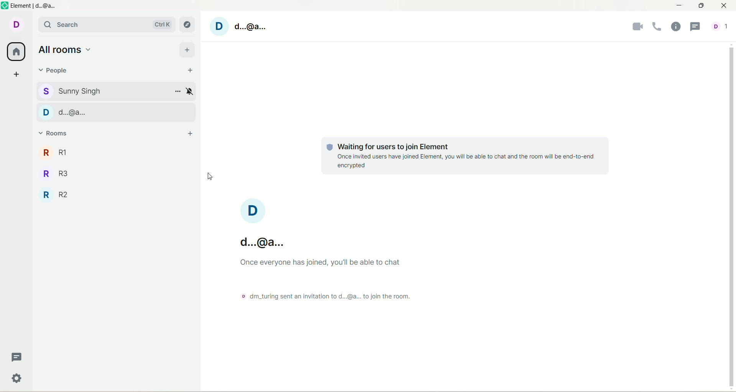 The height and width of the screenshot is (392, 736). I want to click on account, so click(721, 25).